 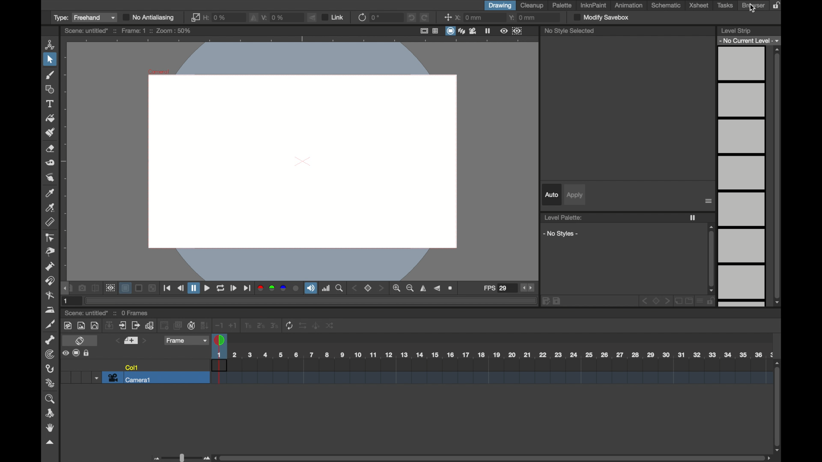 What do you see at coordinates (207, 288) in the screenshot?
I see `play` at bounding box center [207, 288].